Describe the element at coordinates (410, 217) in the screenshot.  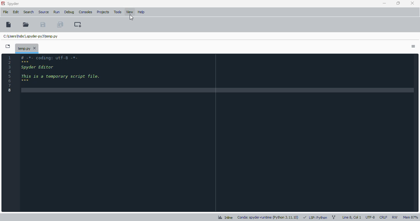
I see `mem 87%` at that location.